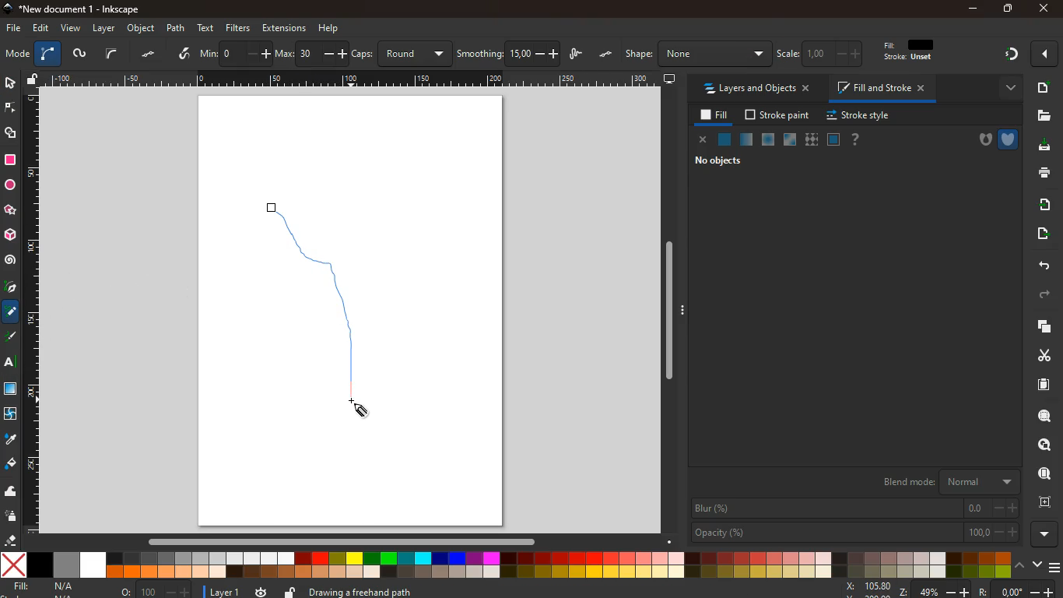  I want to click on view, so click(70, 29).